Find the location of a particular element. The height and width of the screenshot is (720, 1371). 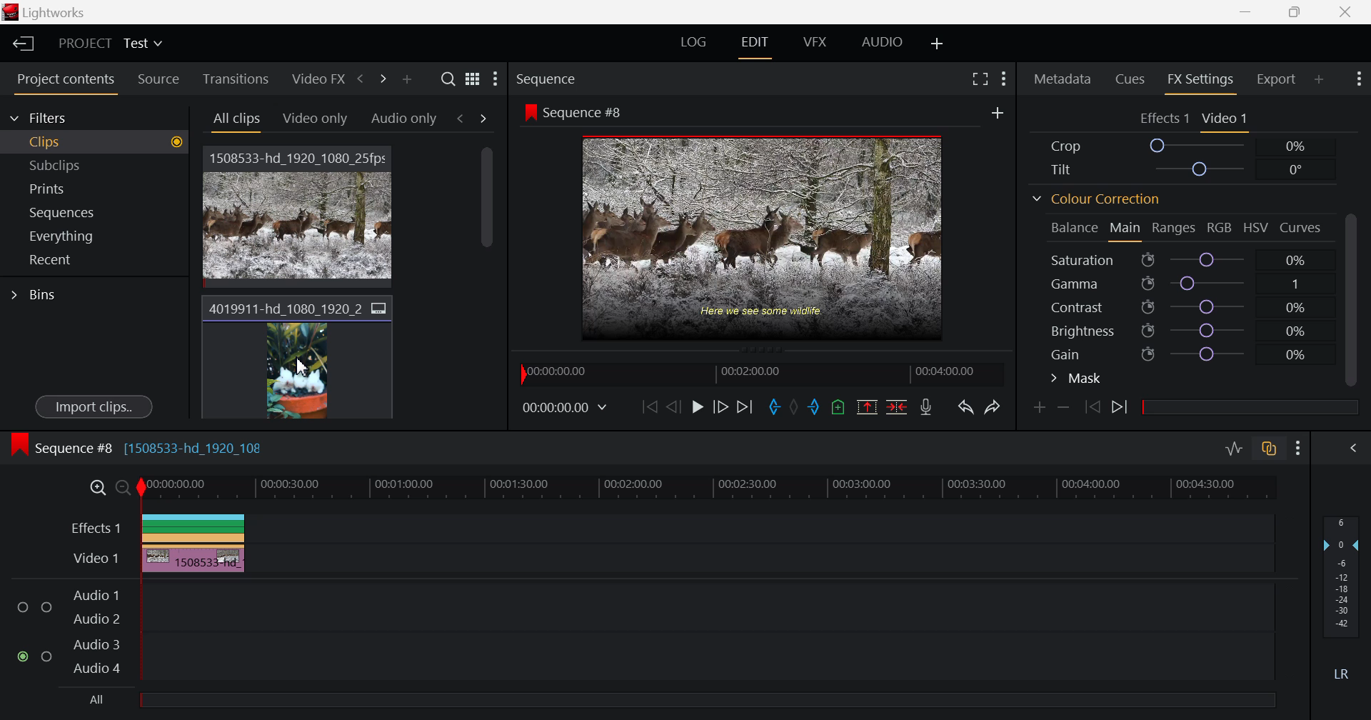

Source is located at coordinates (158, 78).